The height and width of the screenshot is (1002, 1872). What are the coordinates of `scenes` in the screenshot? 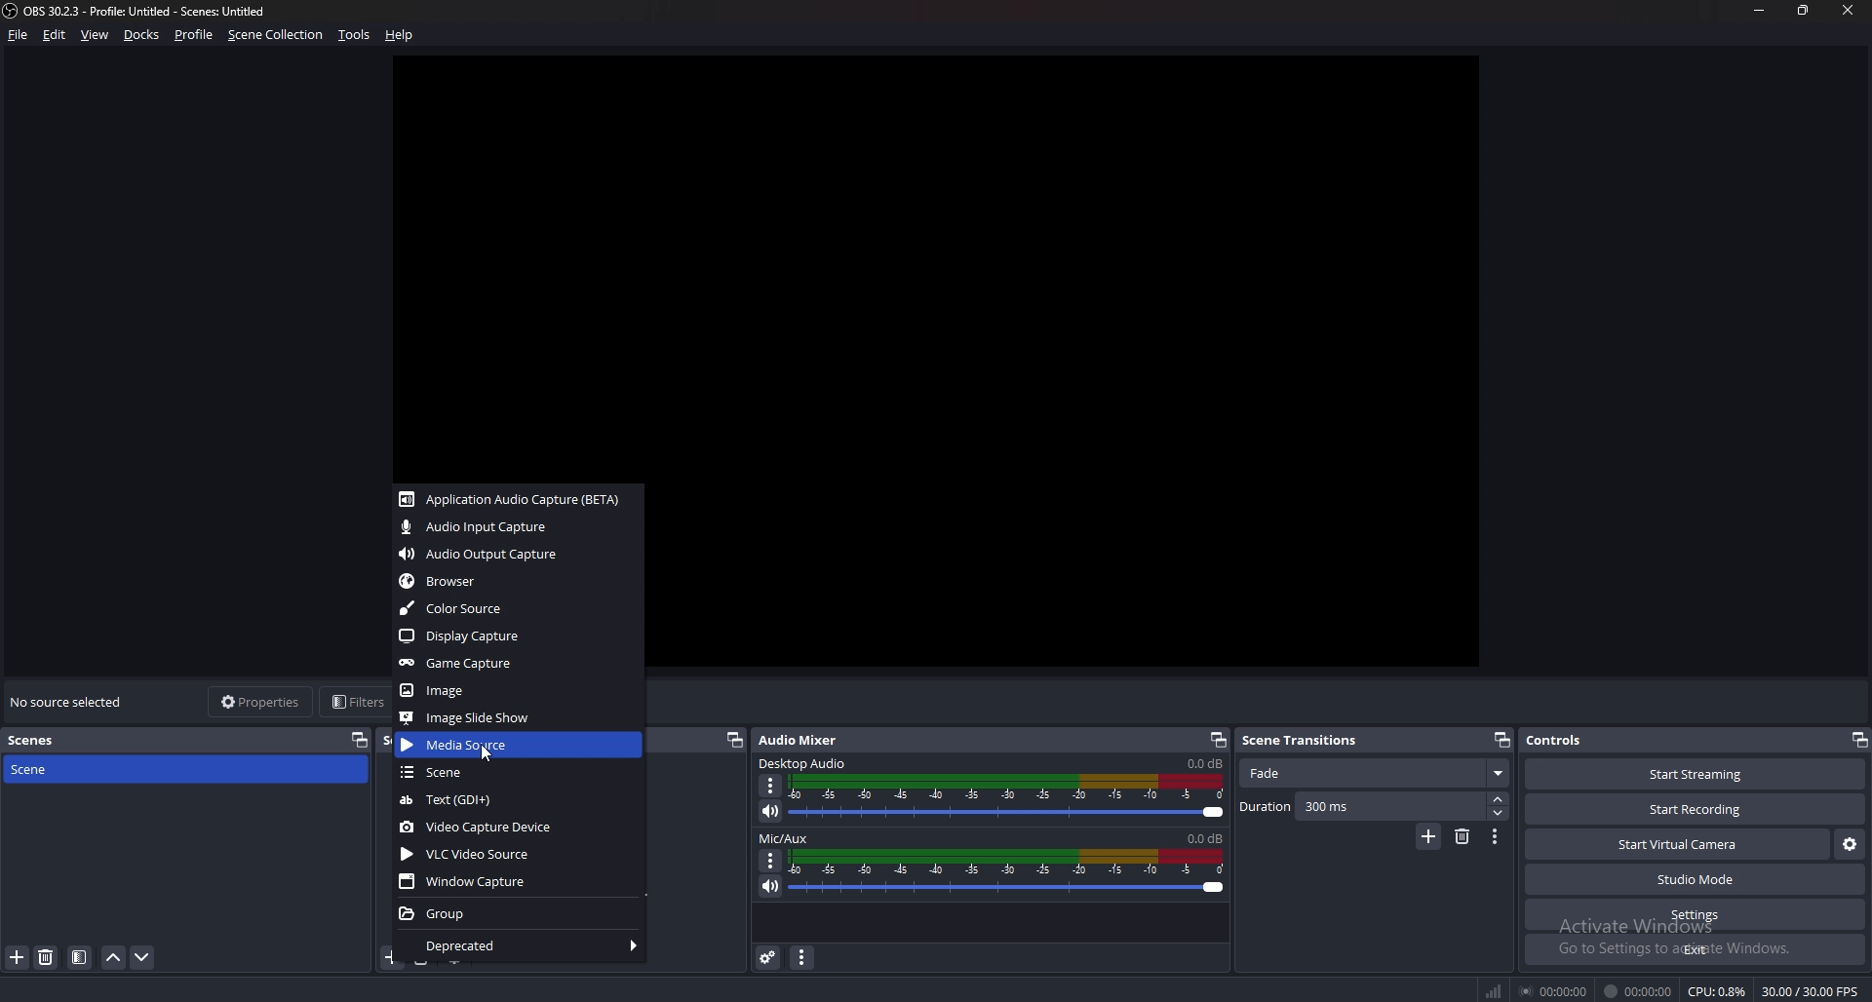 It's located at (41, 739).